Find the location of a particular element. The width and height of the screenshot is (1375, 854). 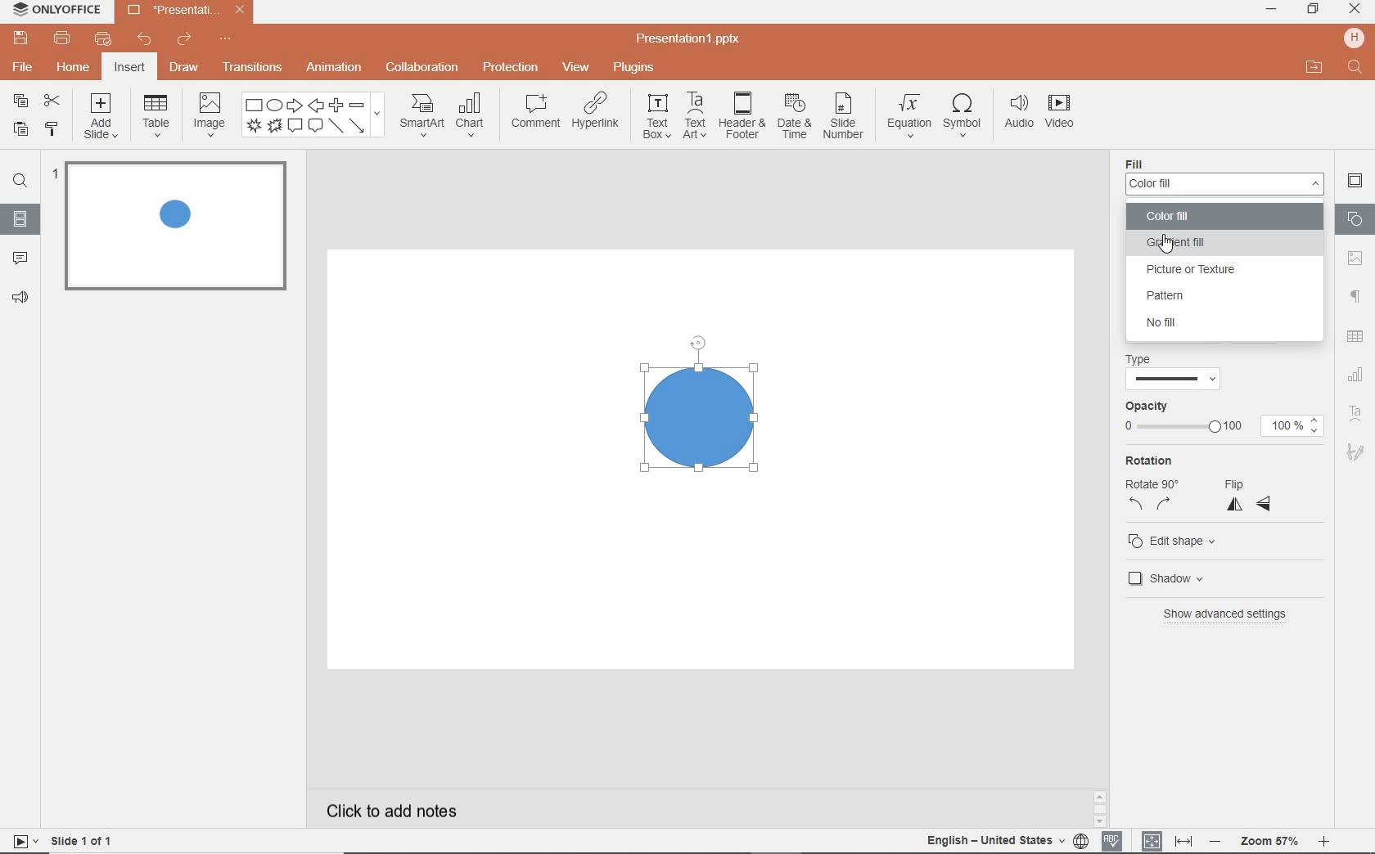

spell checking is located at coordinates (1112, 839).